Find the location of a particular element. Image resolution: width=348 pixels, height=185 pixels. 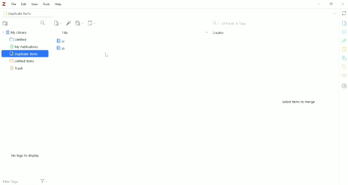

Tools is located at coordinates (46, 4).